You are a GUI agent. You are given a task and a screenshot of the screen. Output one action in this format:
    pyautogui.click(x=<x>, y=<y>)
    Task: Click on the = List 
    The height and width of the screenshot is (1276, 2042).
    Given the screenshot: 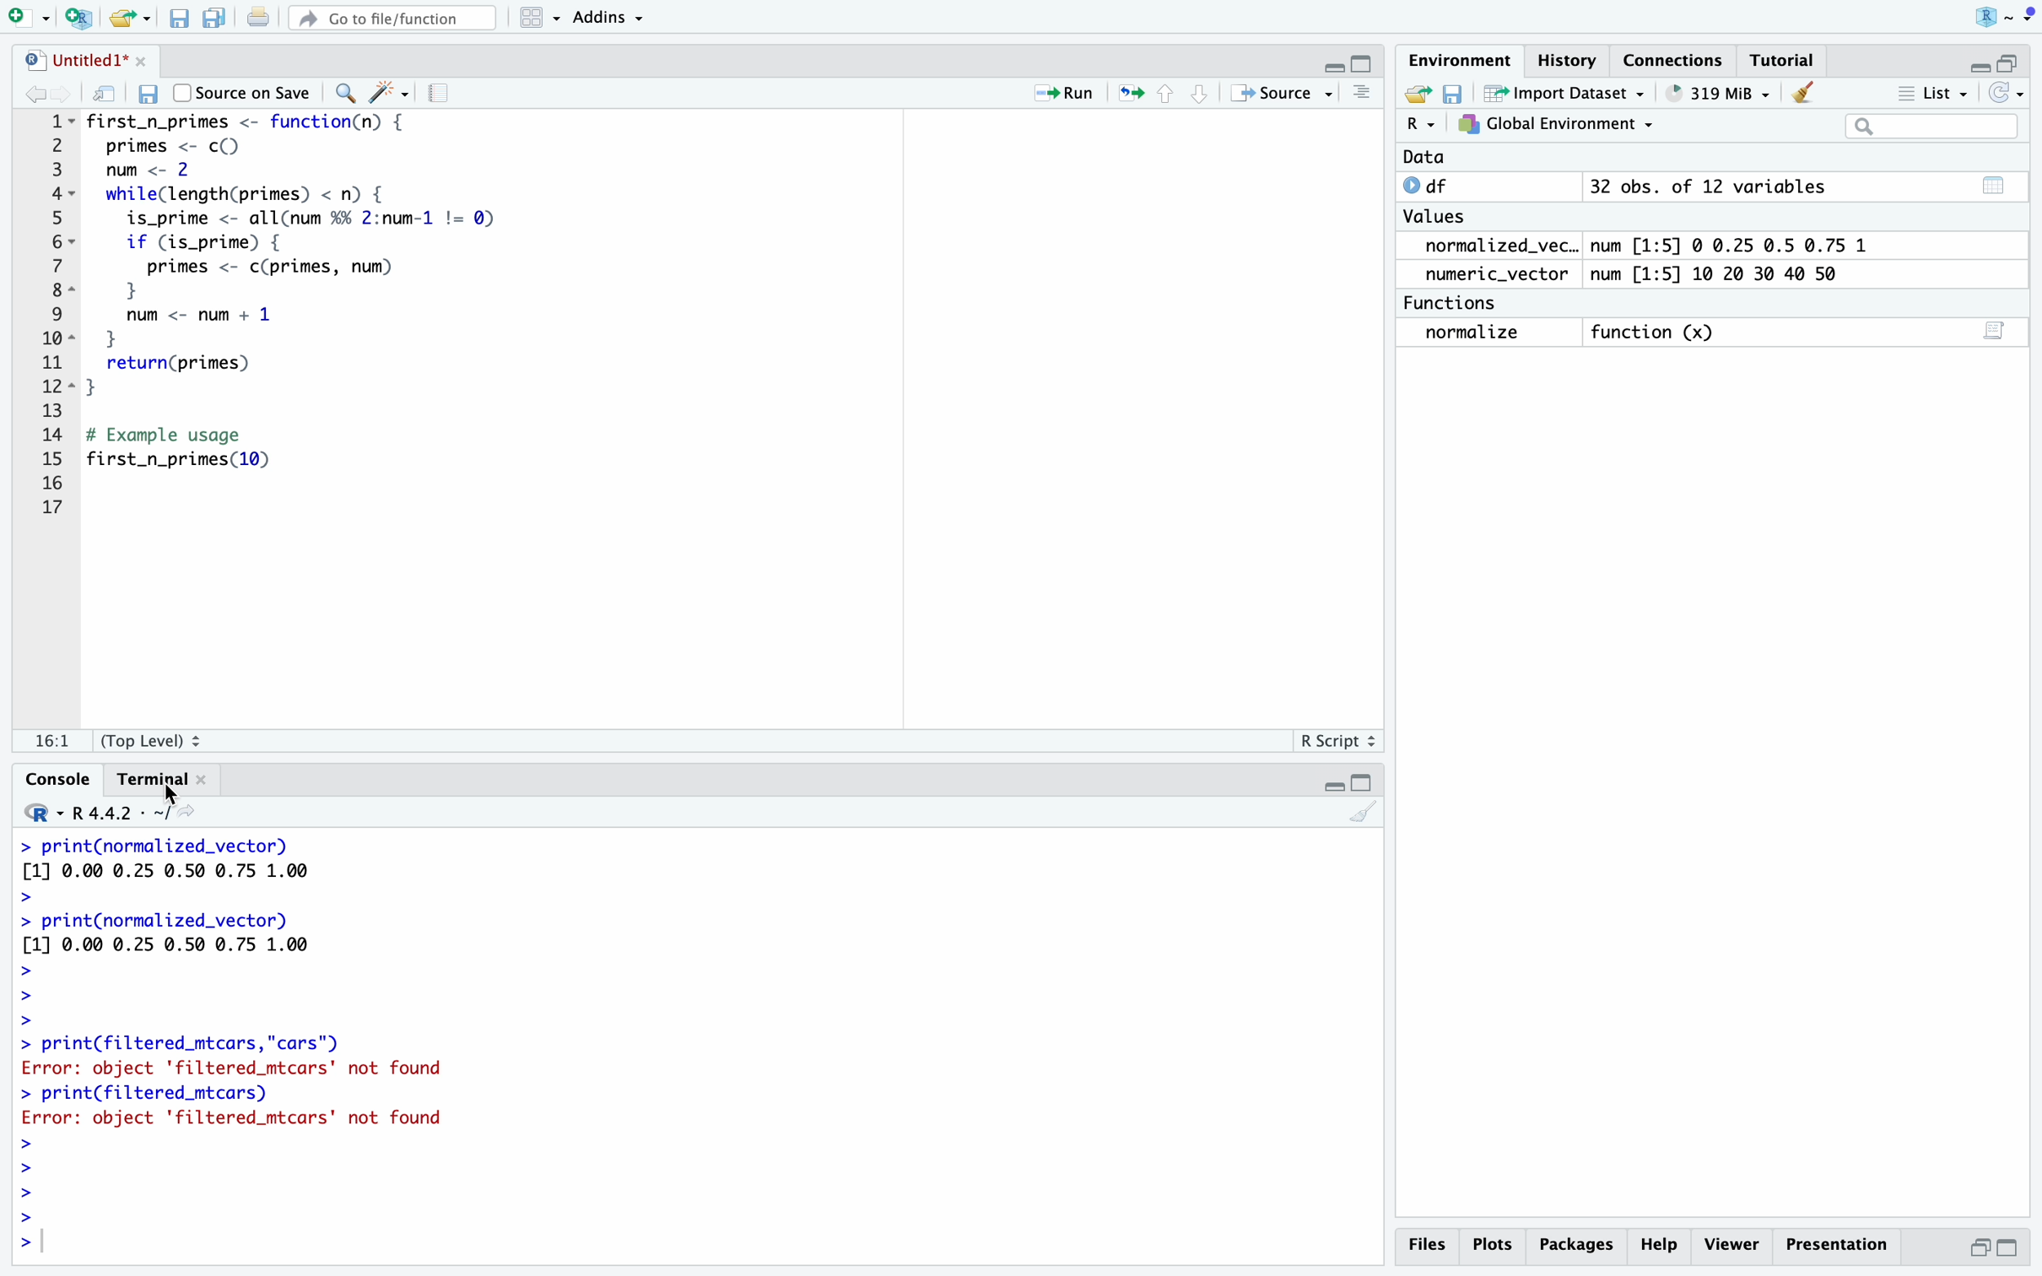 What is the action you would take?
    pyautogui.click(x=1923, y=92)
    